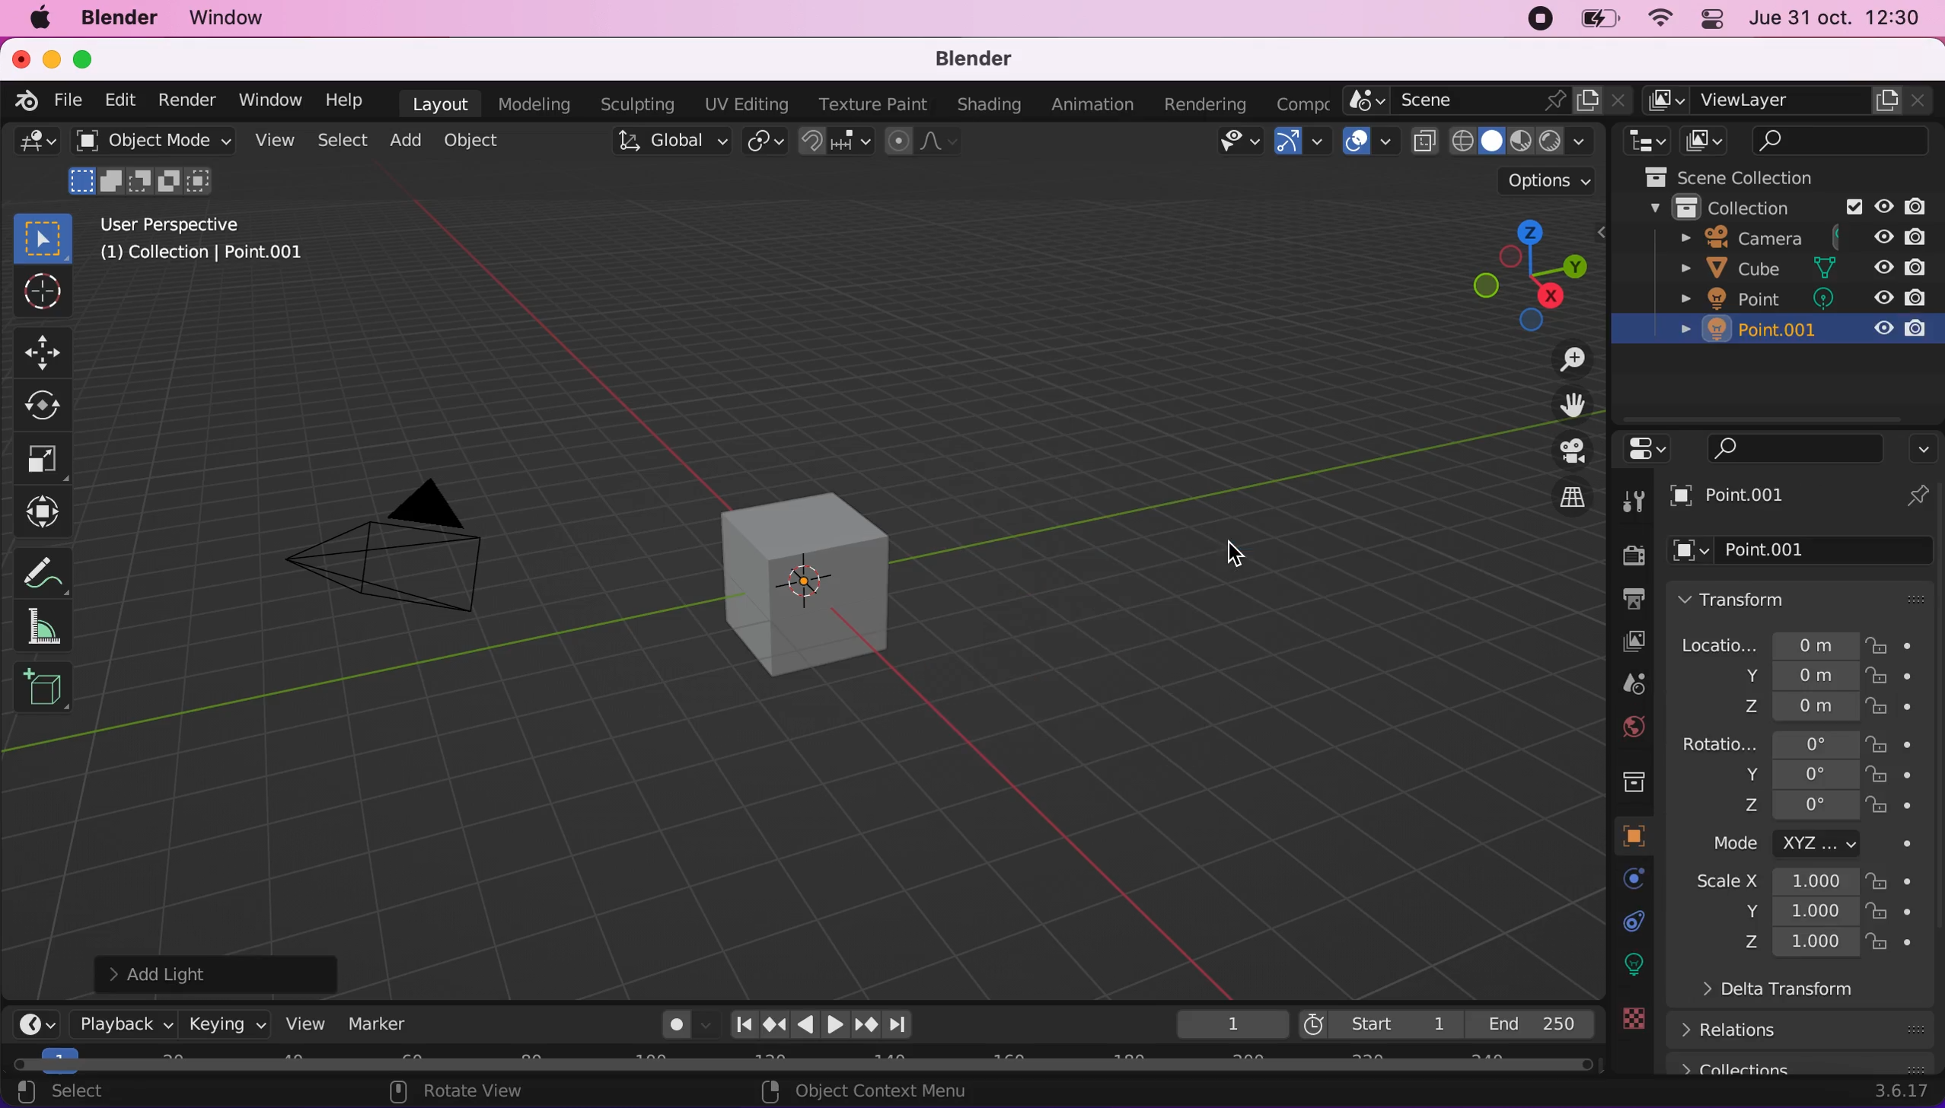  I want to click on Jump to endpoint, so click(902, 1023).